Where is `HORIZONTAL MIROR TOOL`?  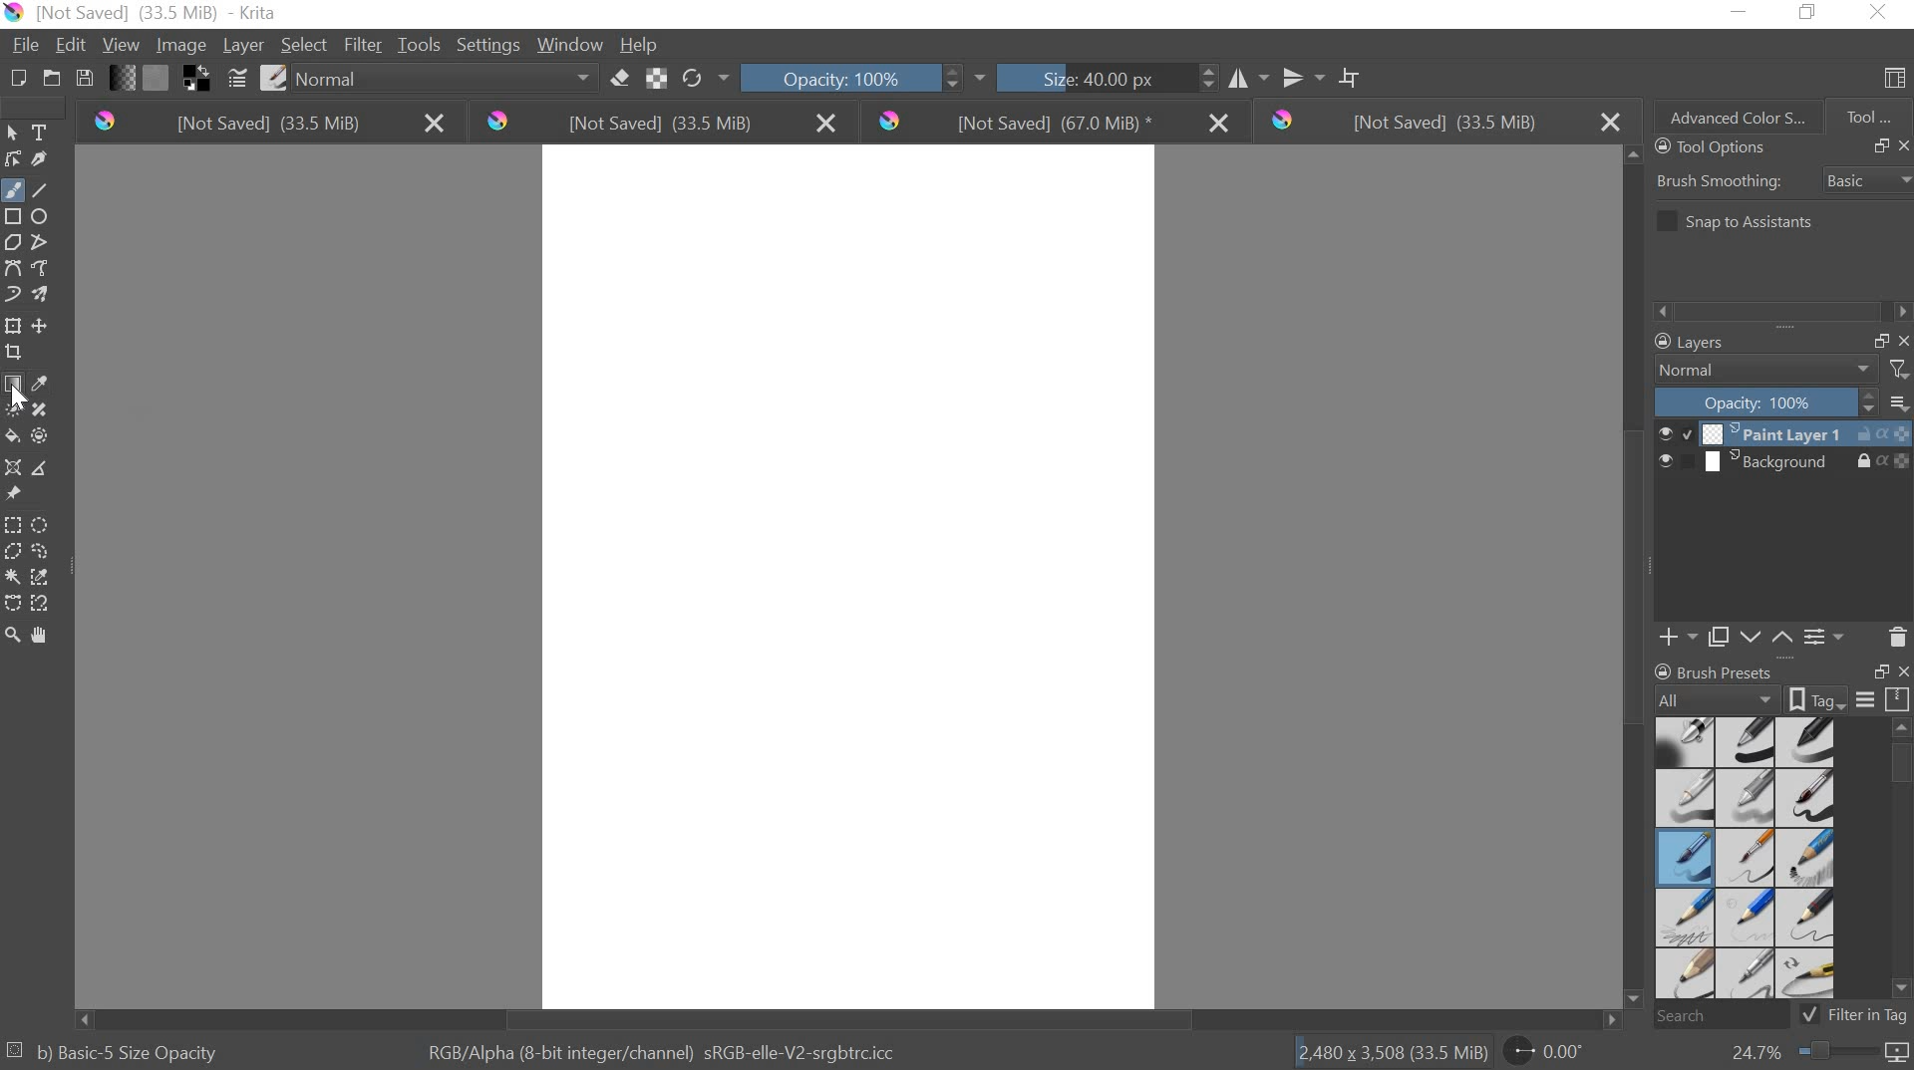
HORIZONTAL MIROR TOOL is located at coordinates (1219, 75).